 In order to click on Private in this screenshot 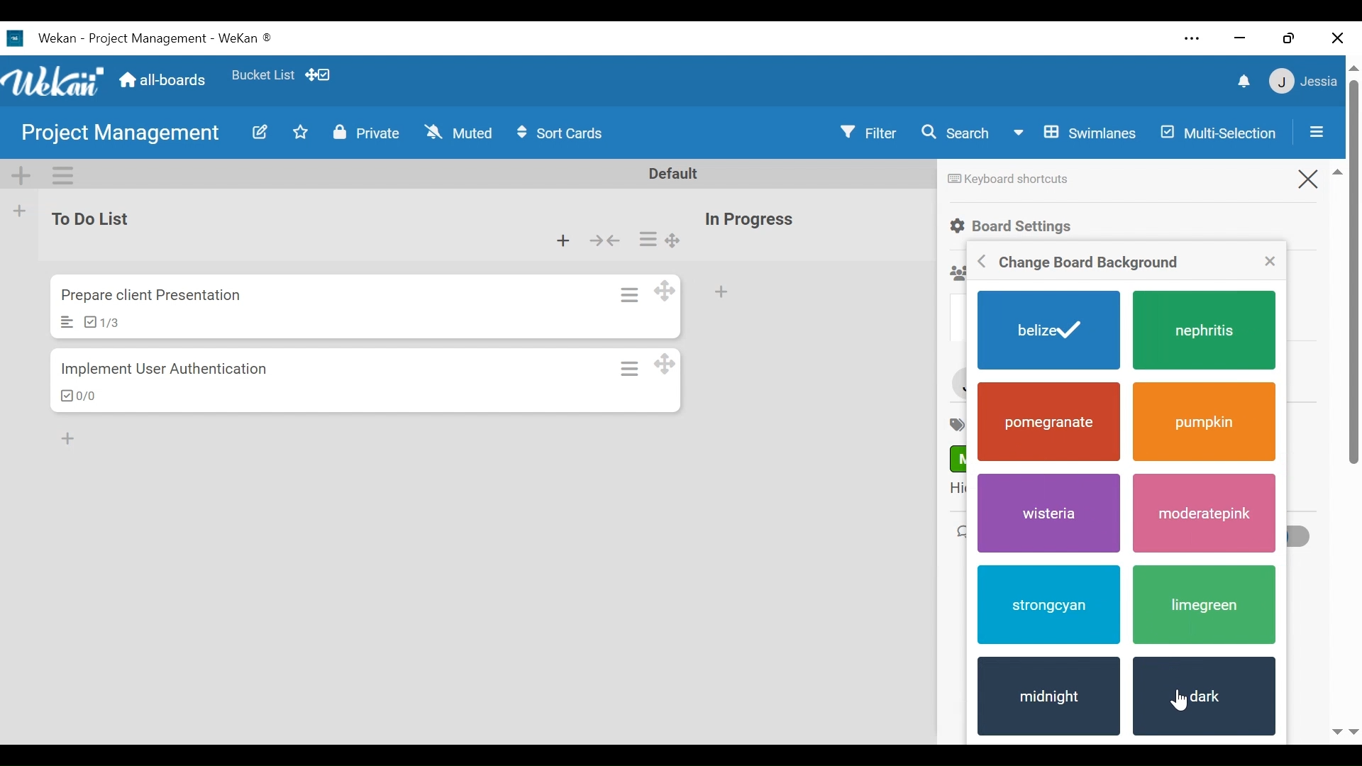, I will do `click(365, 133)`.